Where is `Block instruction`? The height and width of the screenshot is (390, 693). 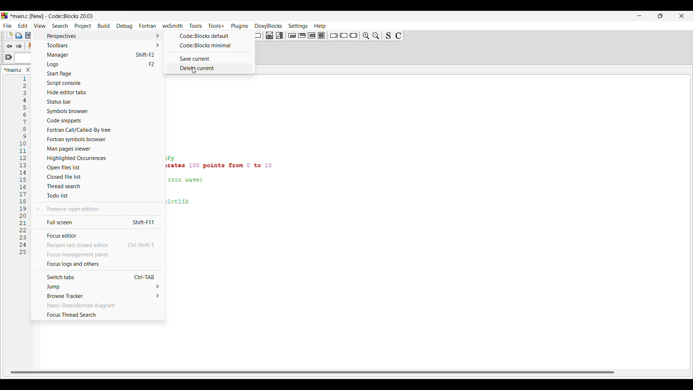 Block instruction is located at coordinates (321, 35).